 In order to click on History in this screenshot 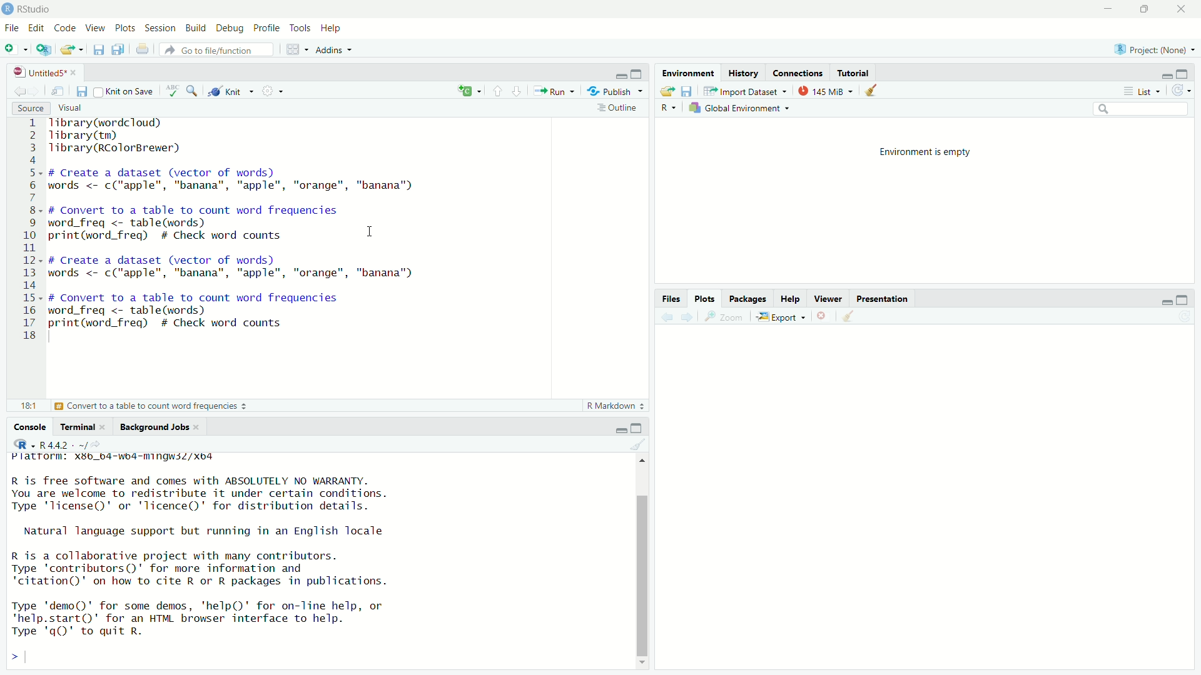, I will do `click(744, 74)`.